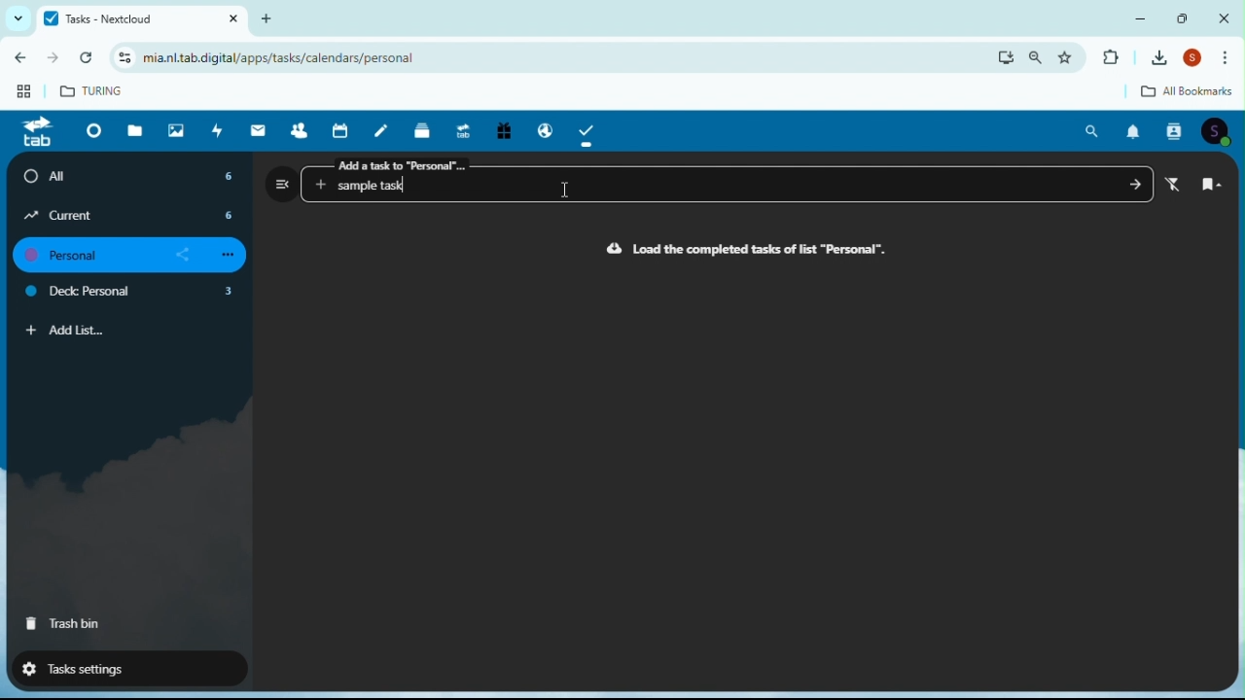 This screenshot has width=1245, height=700. Describe the element at coordinates (747, 250) in the screenshot. I see `Load the completed tasks of "Personal".` at that location.